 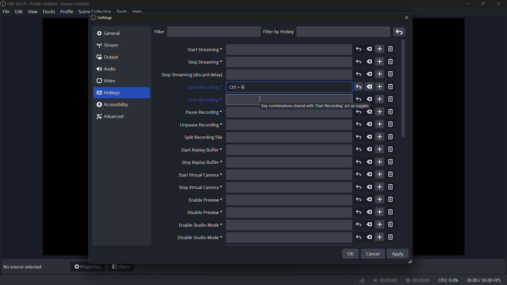 I want to click on start replay buffer, so click(x=199, y=150).